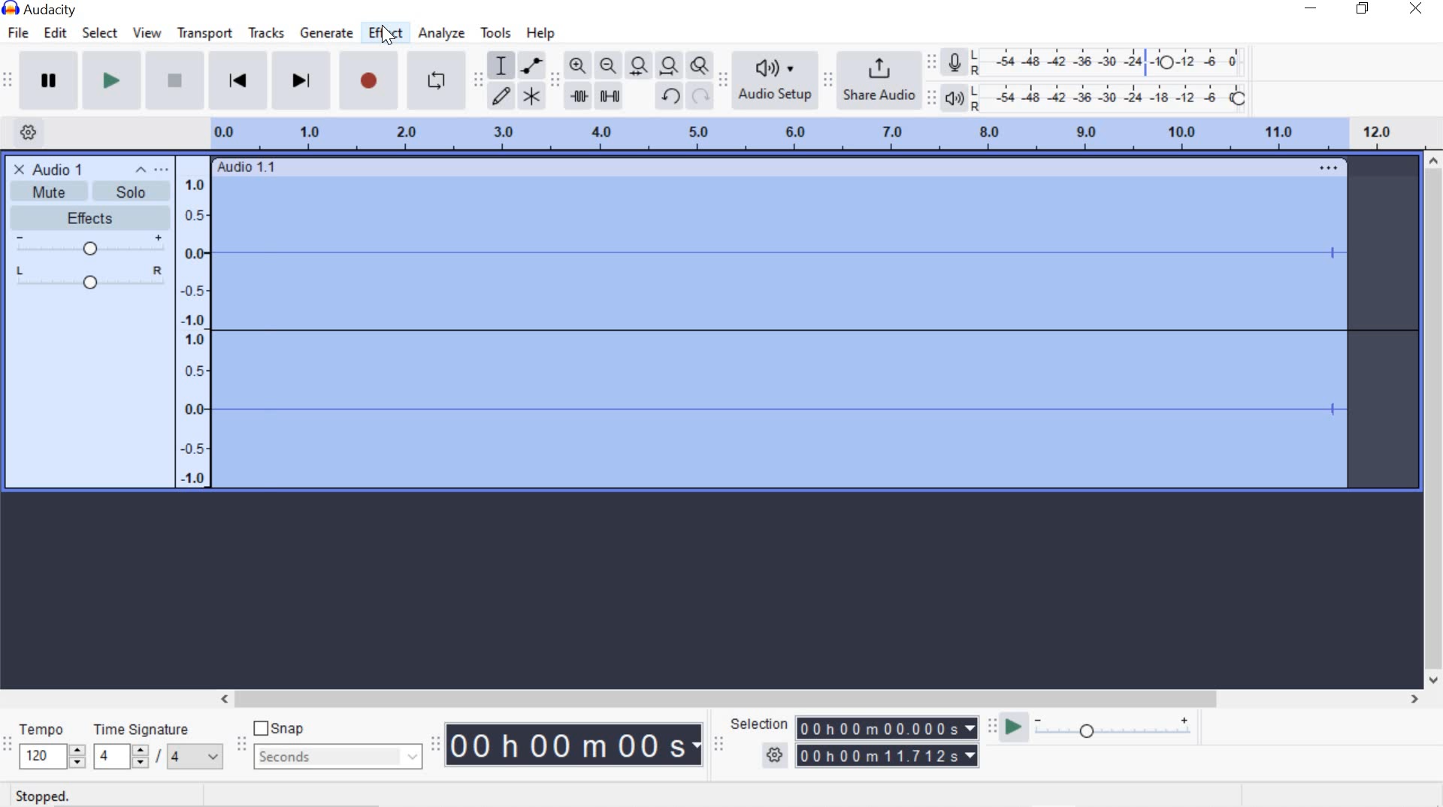 The width and height of the screenshot is (1443, 807). What do you see at coordinates (265, 35) in the screenshot?
I see `tracks` at bounding box center [265, 35].